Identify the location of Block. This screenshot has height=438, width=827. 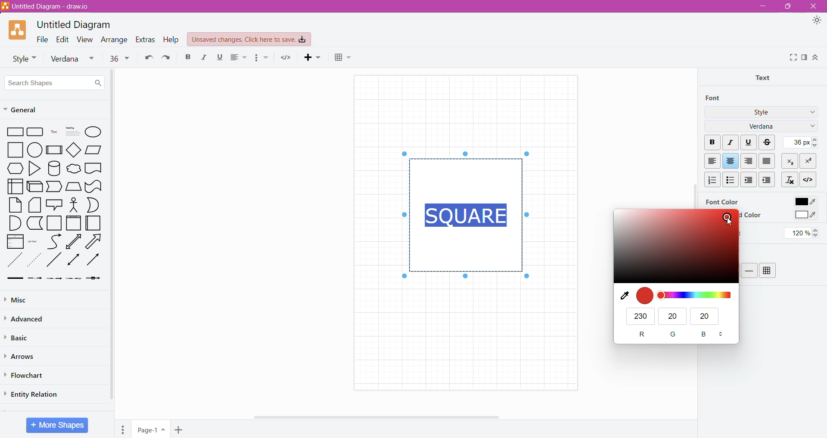
(767, 160).